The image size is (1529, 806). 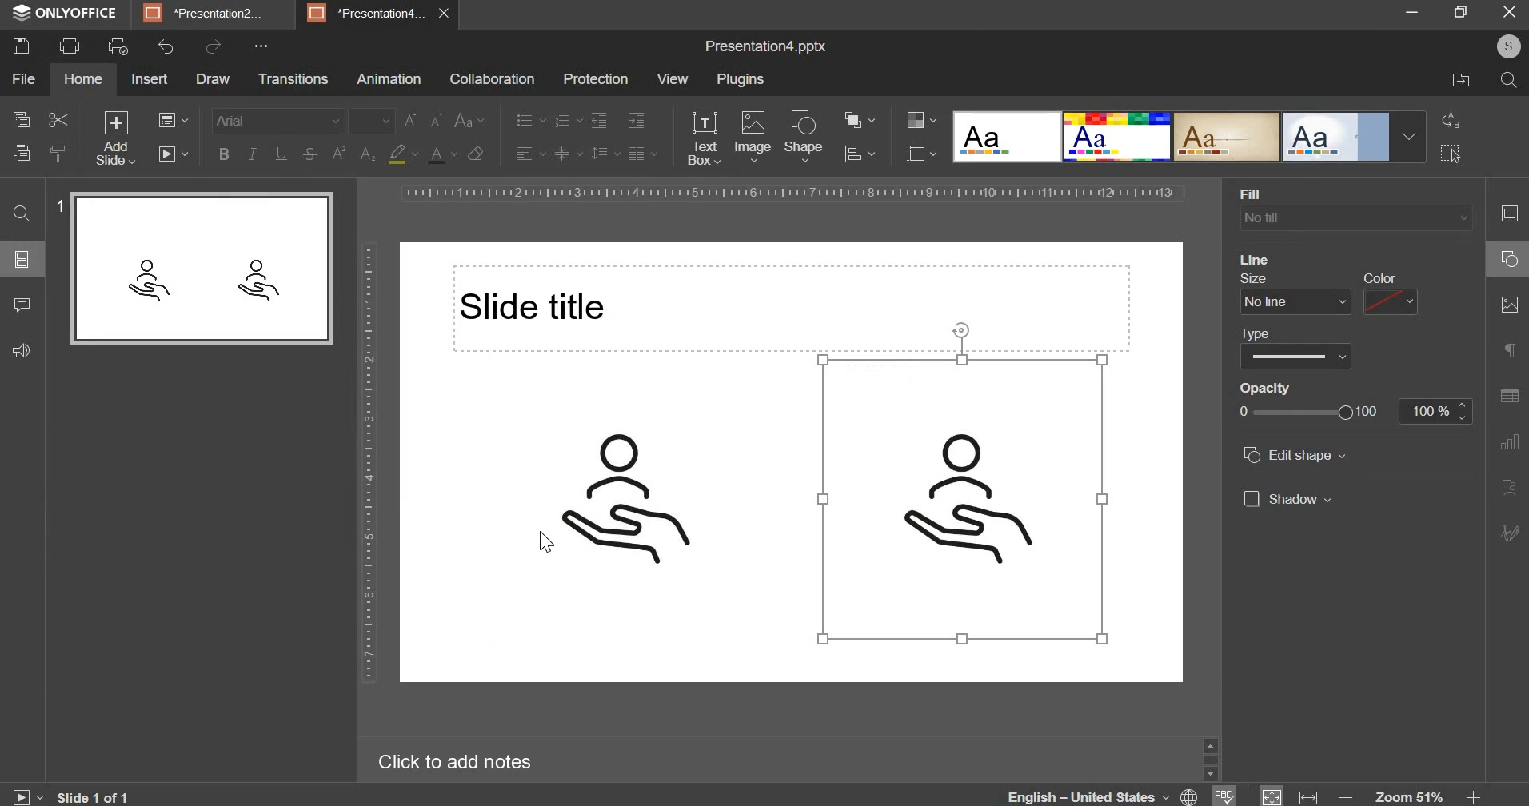 What do you see at coordinates (58, 120) in the screenshot?
I see `cut` at bounding box center [58, 120].